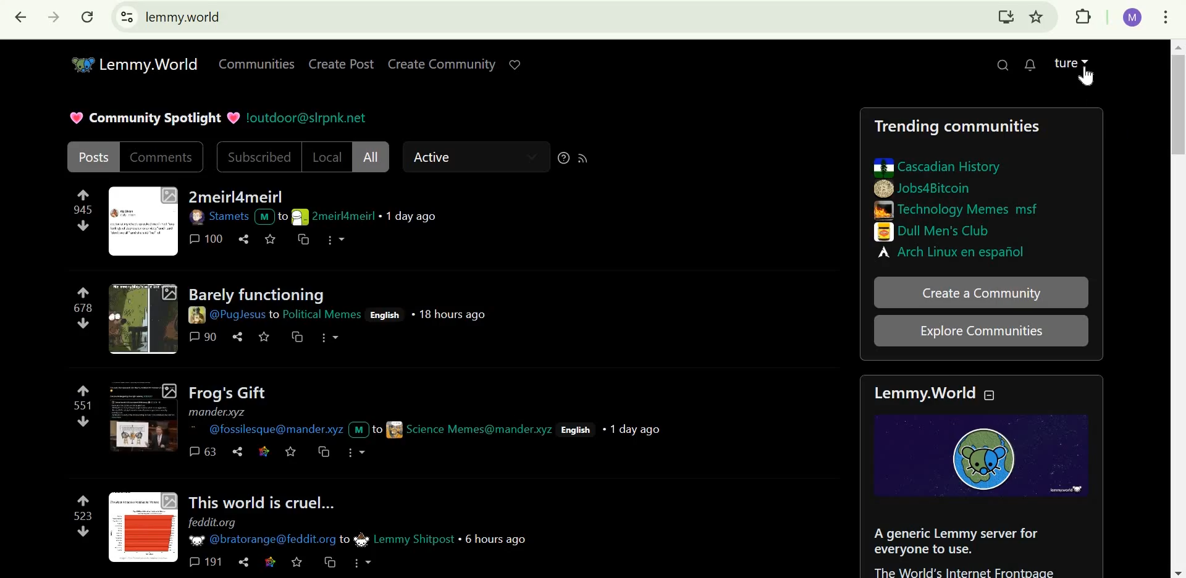 Image resolution: width=1186 pixels, height=578 pixels. Describe the element at coordinates (1064, 60) in the screenshot. I see `lemmy accouny` at that location.